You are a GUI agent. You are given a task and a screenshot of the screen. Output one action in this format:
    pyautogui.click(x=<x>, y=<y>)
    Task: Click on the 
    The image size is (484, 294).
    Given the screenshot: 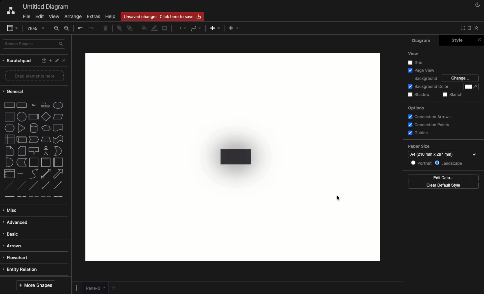 What is the action you would take?
    pyautogui.click(x=416, y=62)
    